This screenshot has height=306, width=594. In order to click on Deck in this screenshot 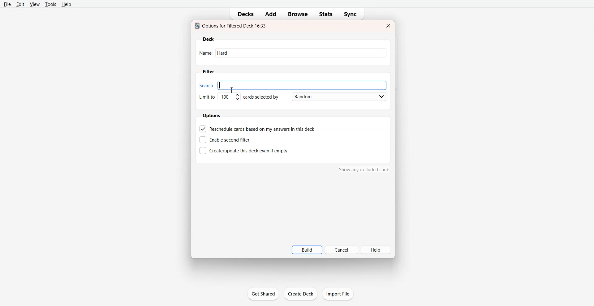, I will do `click(209, 39)`.